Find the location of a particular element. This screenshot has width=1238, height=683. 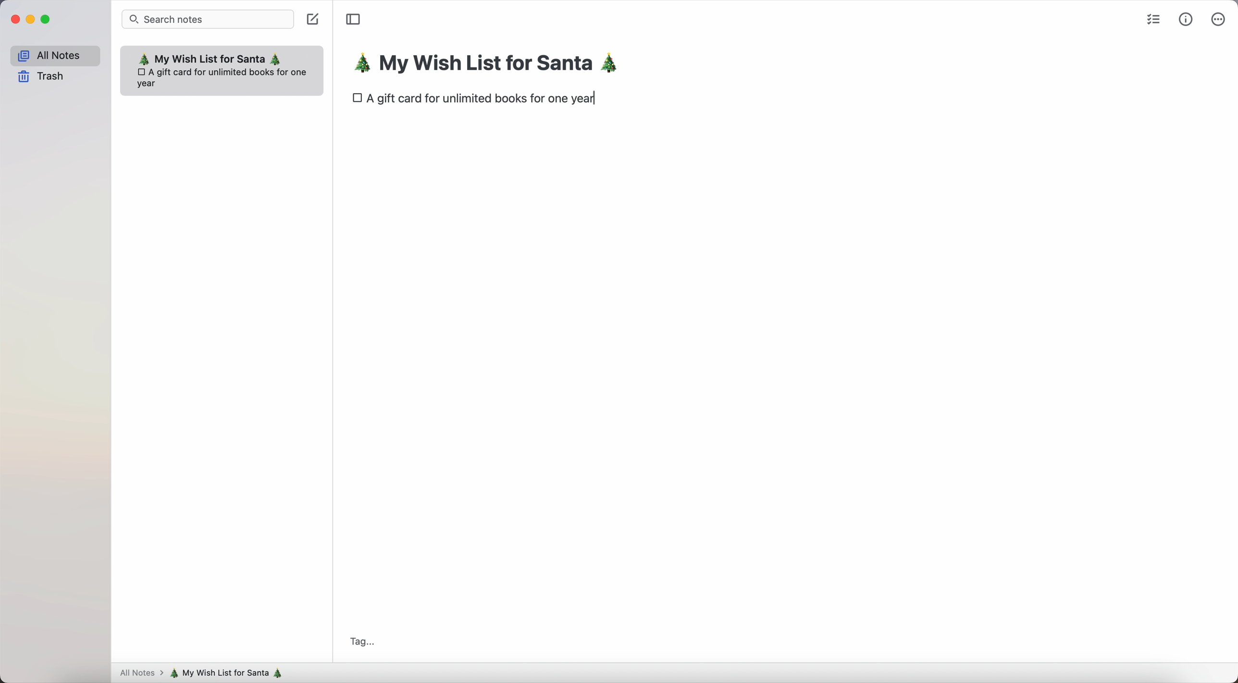

trash is located at coordinates (42, 77).